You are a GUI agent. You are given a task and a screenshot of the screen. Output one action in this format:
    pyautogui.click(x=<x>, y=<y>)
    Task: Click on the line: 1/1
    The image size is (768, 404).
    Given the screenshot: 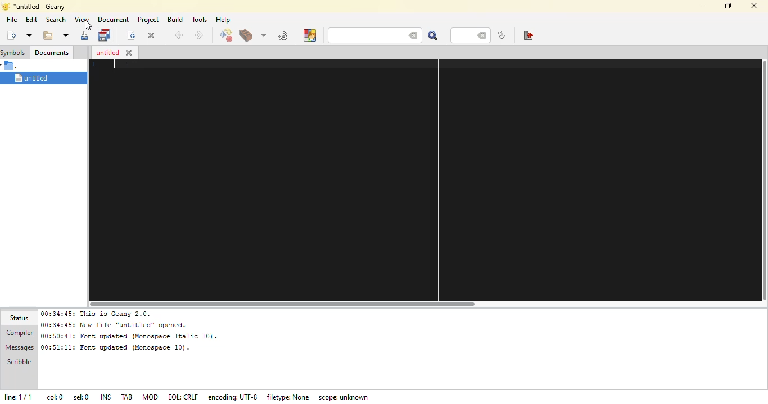 What is the action you would take?
    pyautogui.click(x=21, y=396)
    